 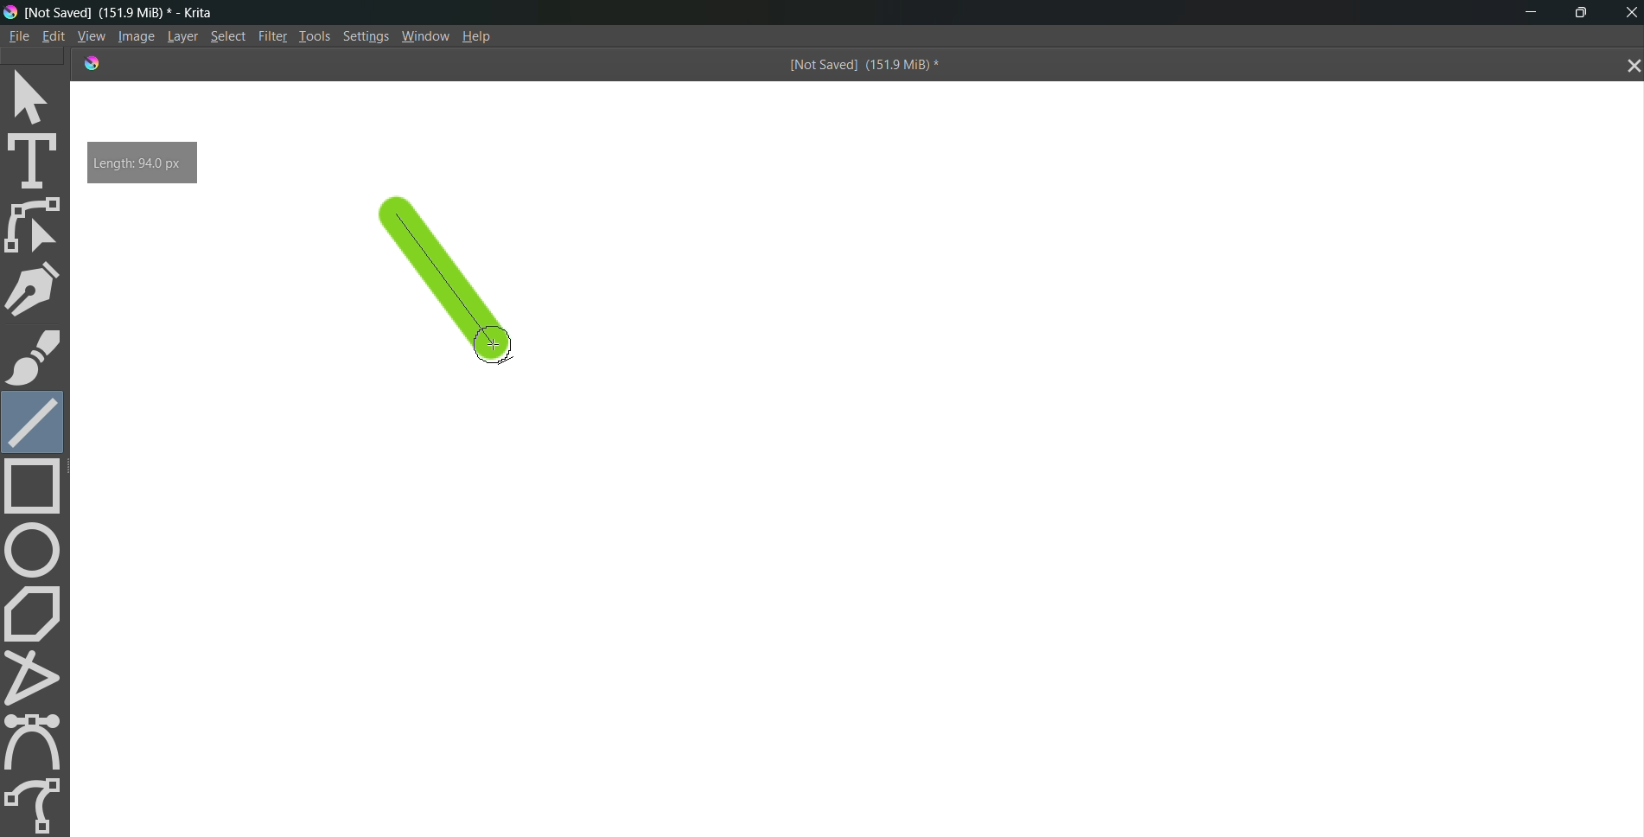 I want to click on brush, so click(x=34, y=357).